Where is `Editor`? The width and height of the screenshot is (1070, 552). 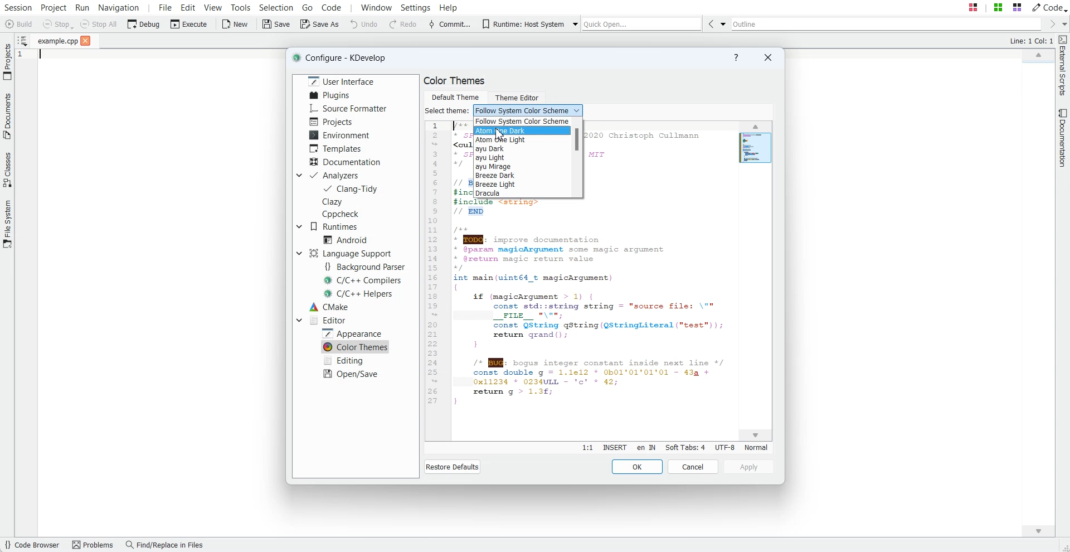 Editor is located at coordinates (328, 320).